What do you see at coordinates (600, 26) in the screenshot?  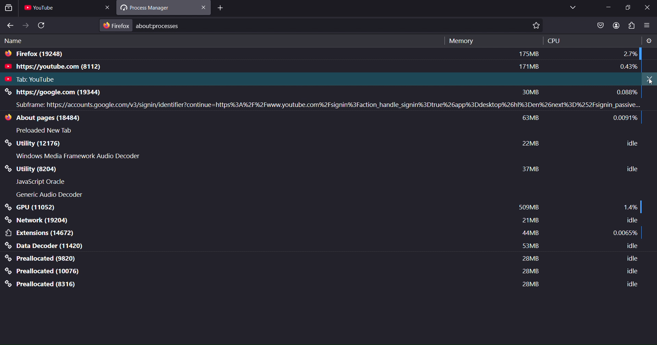 I see `list` at bounding box center [600, 26].